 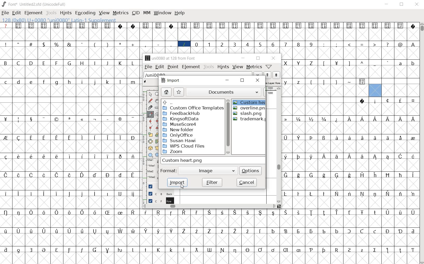 What do you see at coordinates (57, 231) in the screenshot?
I see `glyph` at bounding box center [57, 231].